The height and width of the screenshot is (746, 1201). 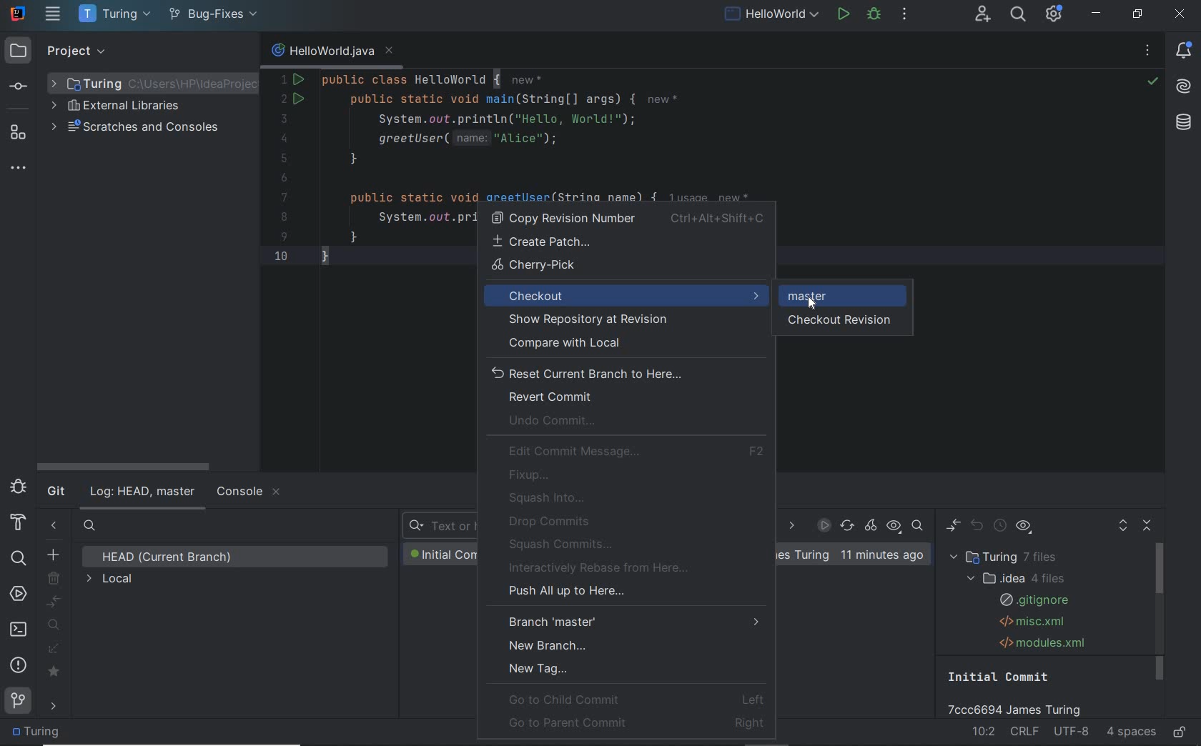 I want to click on push all up to here, so click(x=565, y=593).